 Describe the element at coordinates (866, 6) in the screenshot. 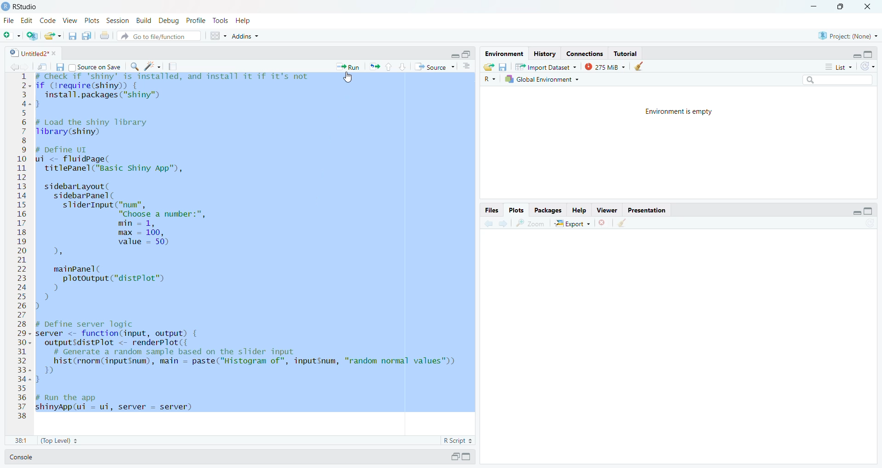

I see `close` at that location.